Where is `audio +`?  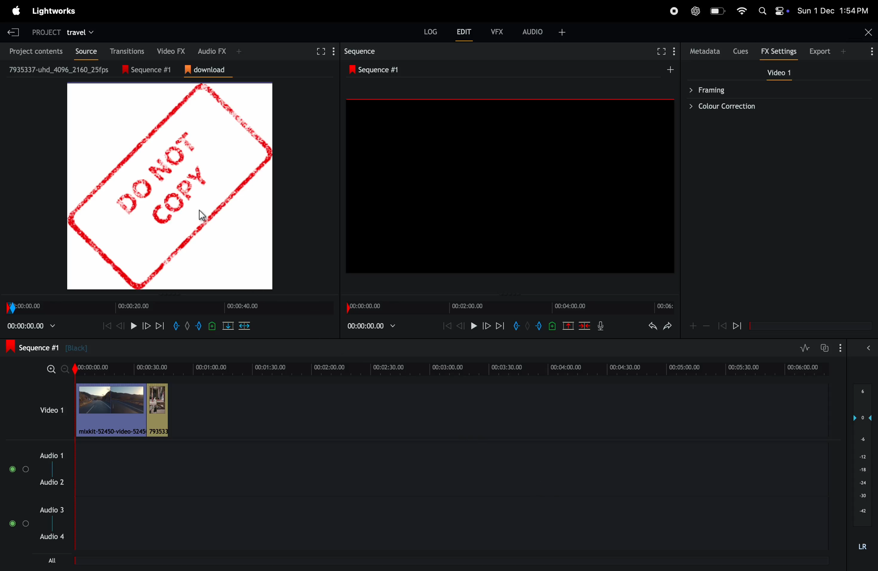
audio + is located at coordinates (533, 32).